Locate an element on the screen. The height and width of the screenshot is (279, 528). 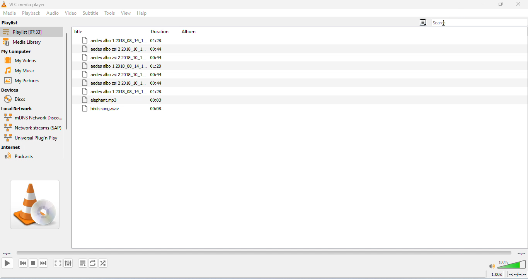
aedes albo 1 2018_08_14_1 is located at coordinates (113, 91).